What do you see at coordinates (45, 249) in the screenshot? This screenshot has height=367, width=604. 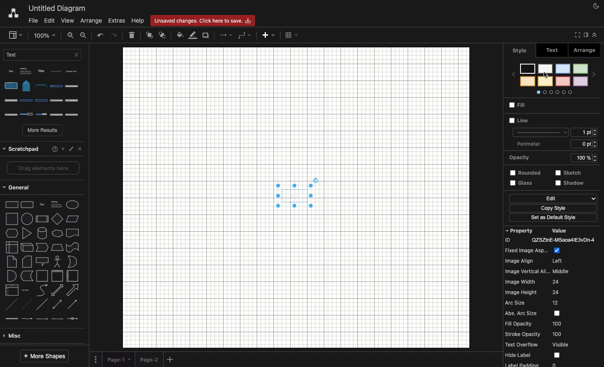 I see `line types` at bounding box center [45, 249].